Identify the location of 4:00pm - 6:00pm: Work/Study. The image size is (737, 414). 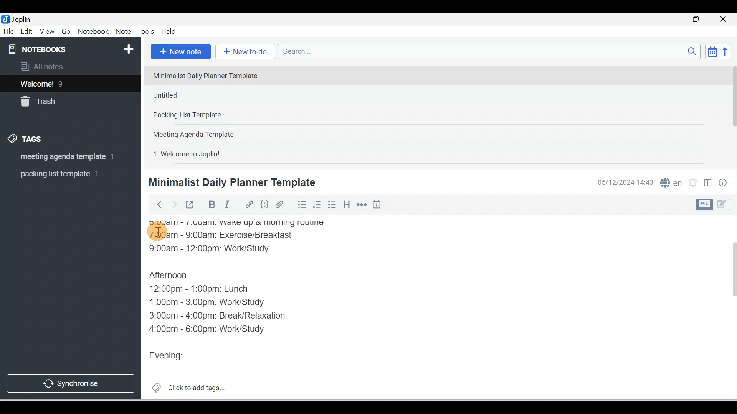
(210, 330).